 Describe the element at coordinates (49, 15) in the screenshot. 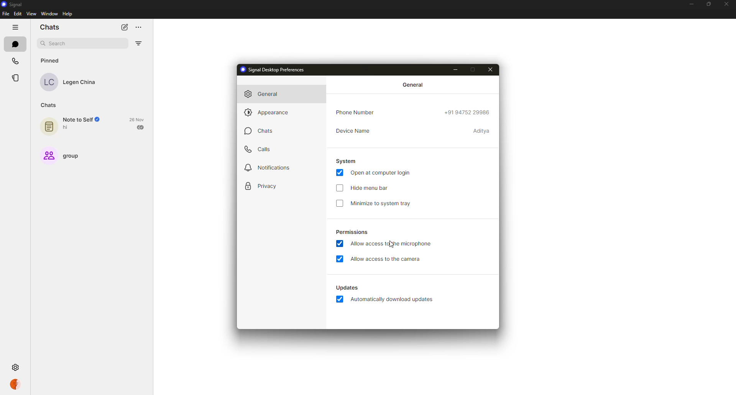

I see `window` at that location.